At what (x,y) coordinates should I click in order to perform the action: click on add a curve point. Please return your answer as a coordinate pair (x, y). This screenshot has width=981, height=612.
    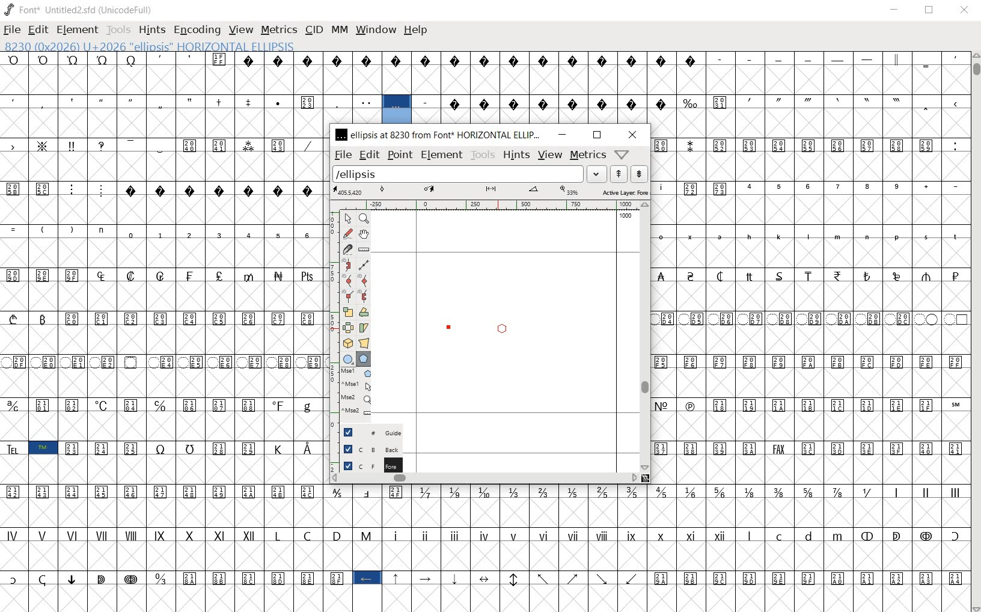
    Looking at the image, I should click on (347, 280).